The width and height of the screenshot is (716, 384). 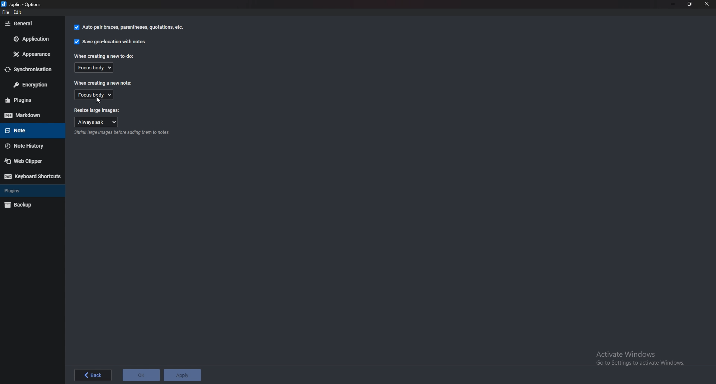 What do you see at coordinates (29, 130) in the screenshot?
I see `note` at bounding box center [29, 130].